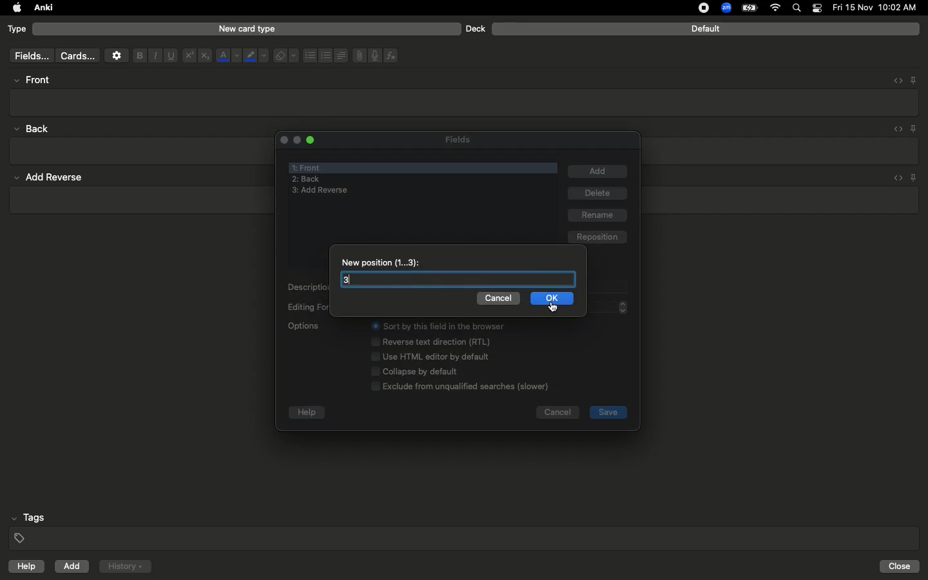 This screenshot has height=580, width=928. What do you see at coordinates (426, 356) in the screenshot?
I see `Options` at bounding box center [426, 356].